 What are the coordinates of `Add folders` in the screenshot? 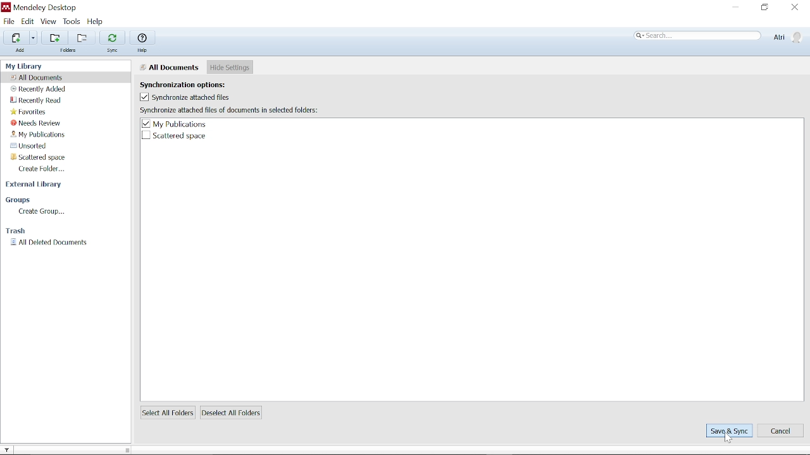 It's located at (80, 38).